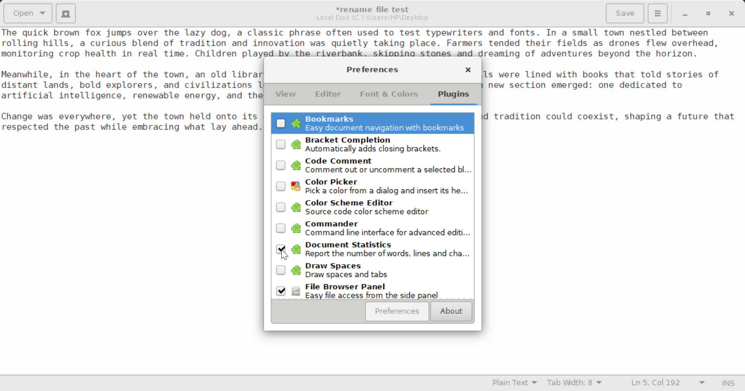 The height and width of the screenshot is (391, 745). Describe the element at coordinates (28, 12) in the screenshot. I see `Open Document` at that location.